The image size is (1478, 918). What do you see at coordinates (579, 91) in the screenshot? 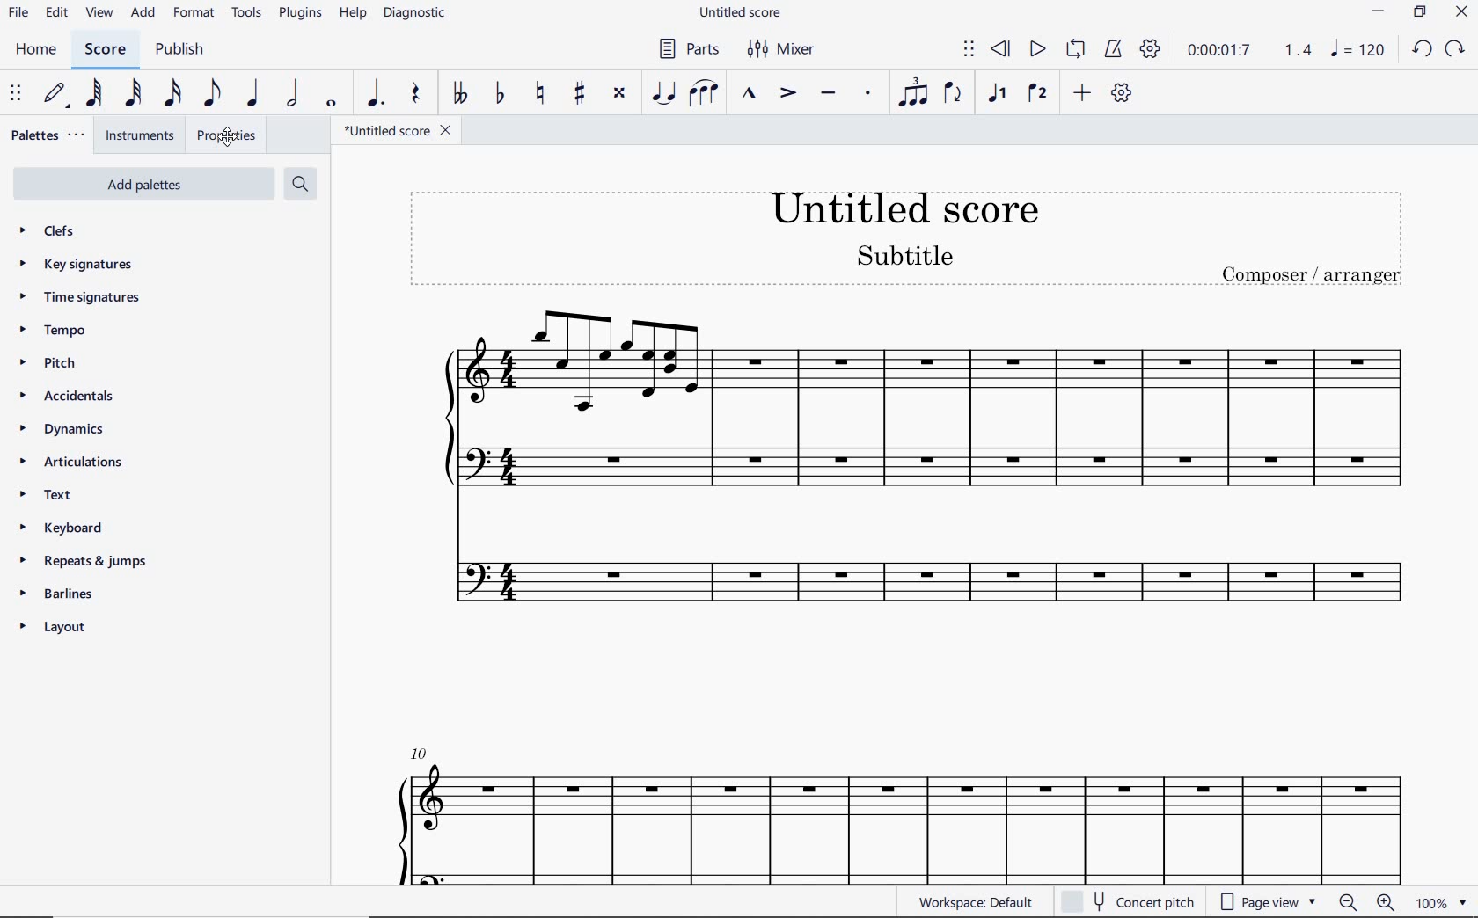
I see `TOGGLE SHARP` at bounding box center [579, 91].